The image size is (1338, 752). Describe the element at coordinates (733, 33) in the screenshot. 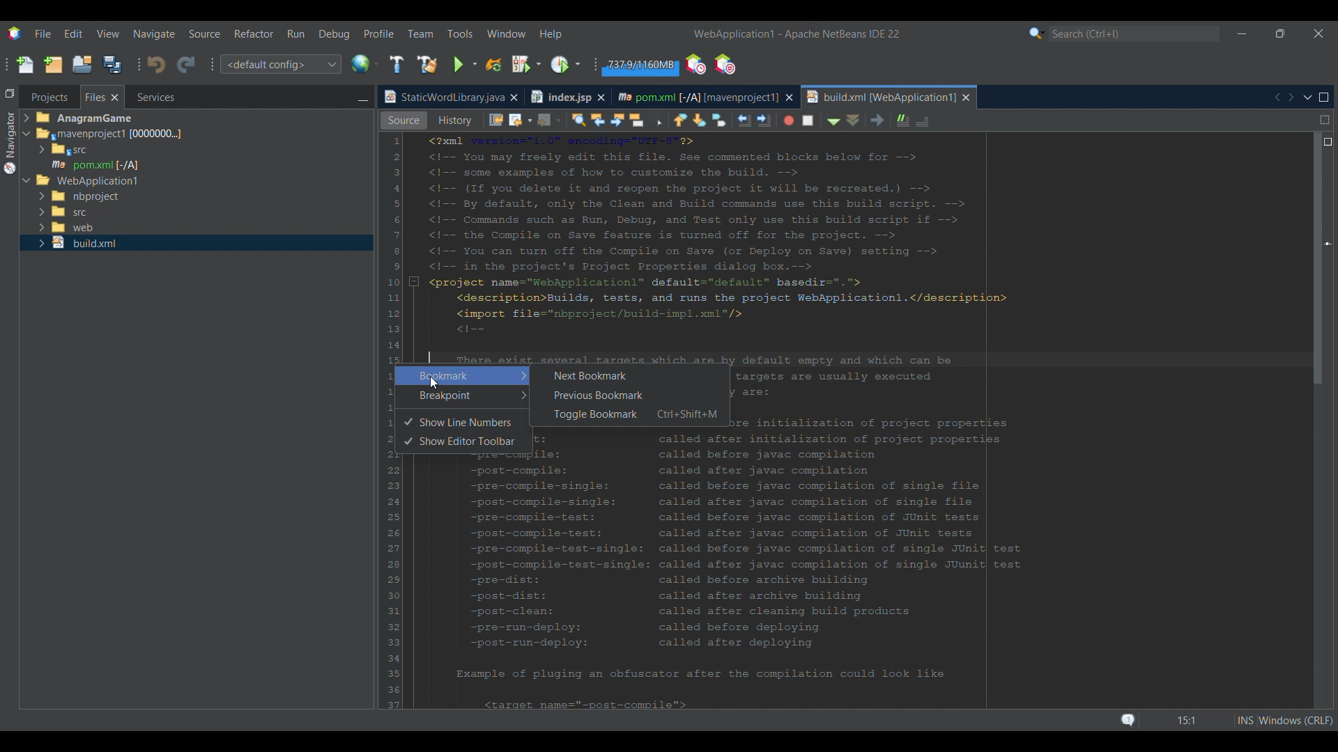

I see `Project name changed` at that location.